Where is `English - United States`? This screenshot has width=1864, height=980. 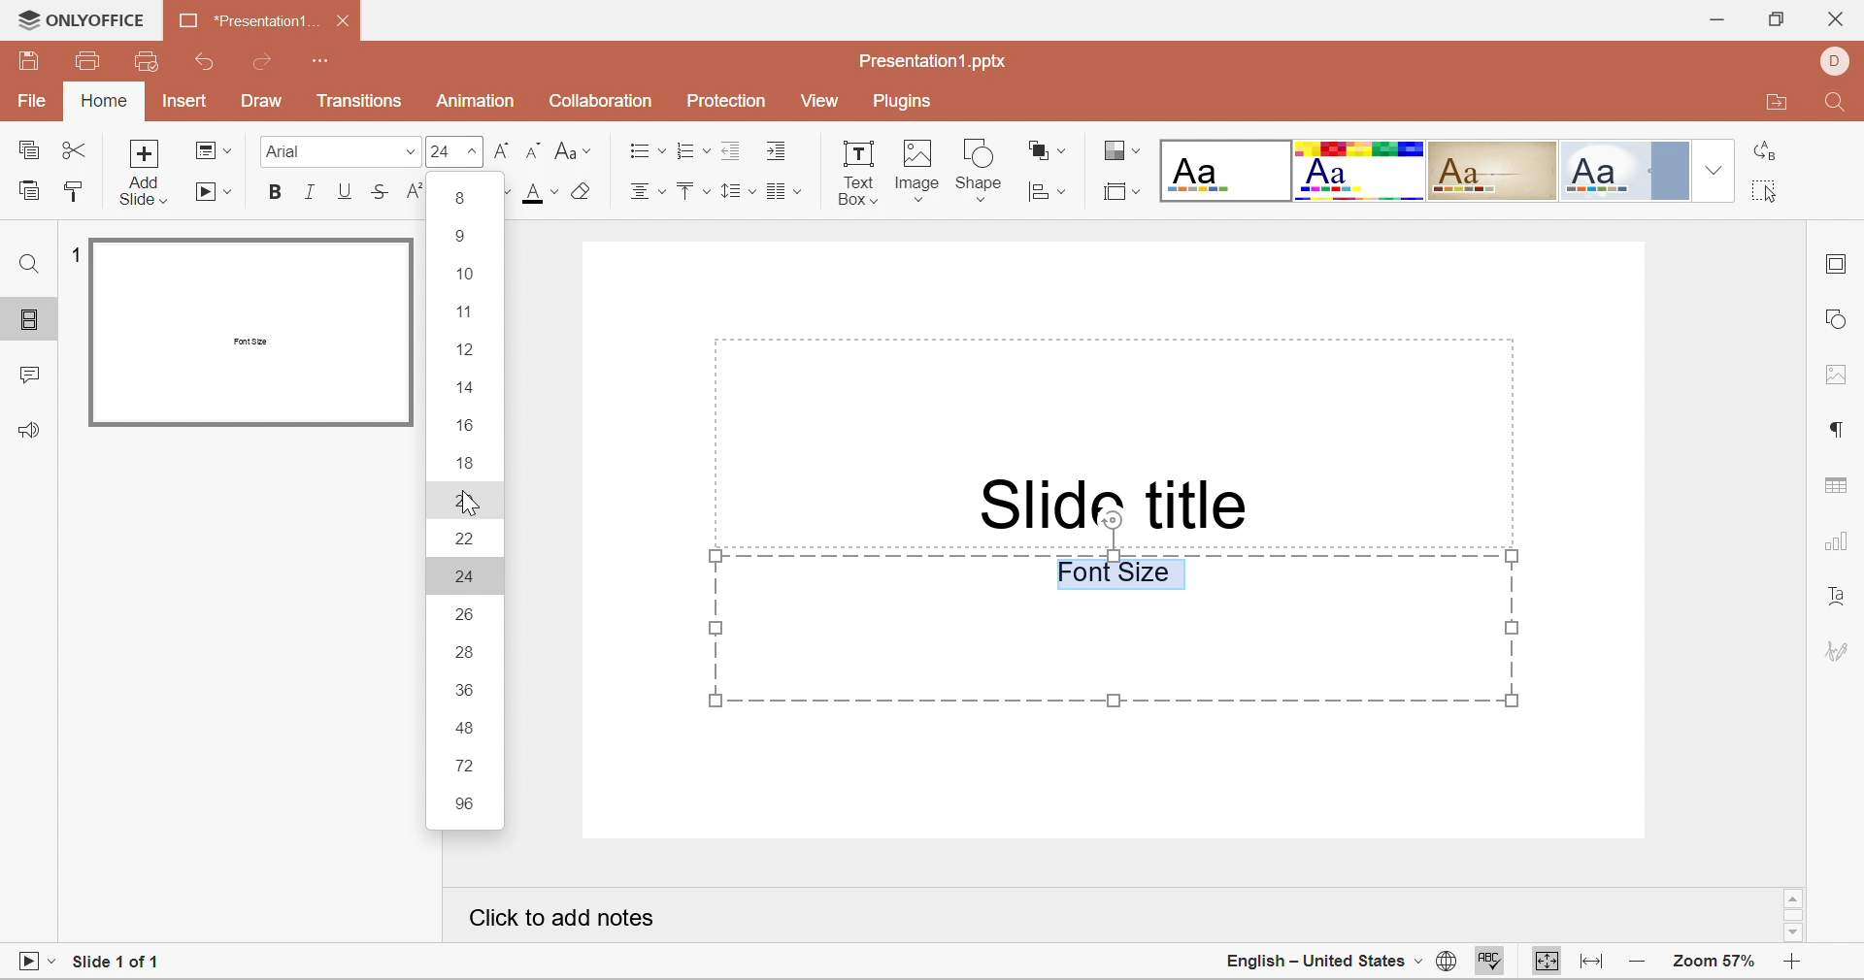
English - United States is located at coordinates (1315, 964).